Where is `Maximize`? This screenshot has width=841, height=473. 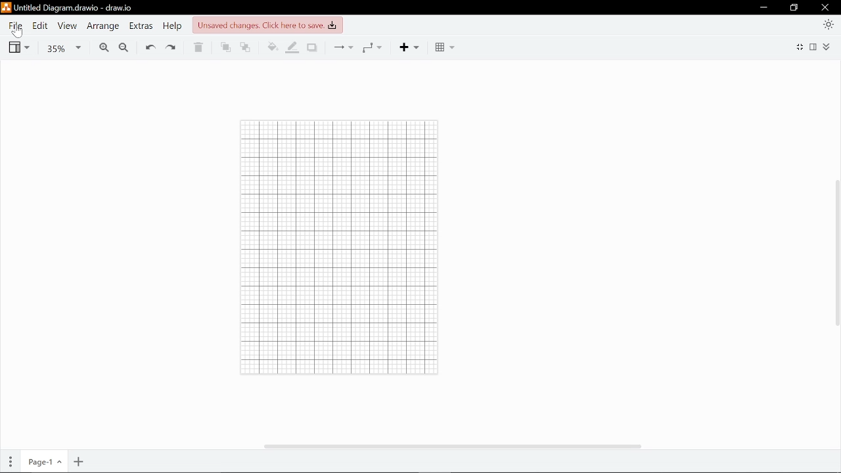
Maximize is located at coordinates (792, 7).